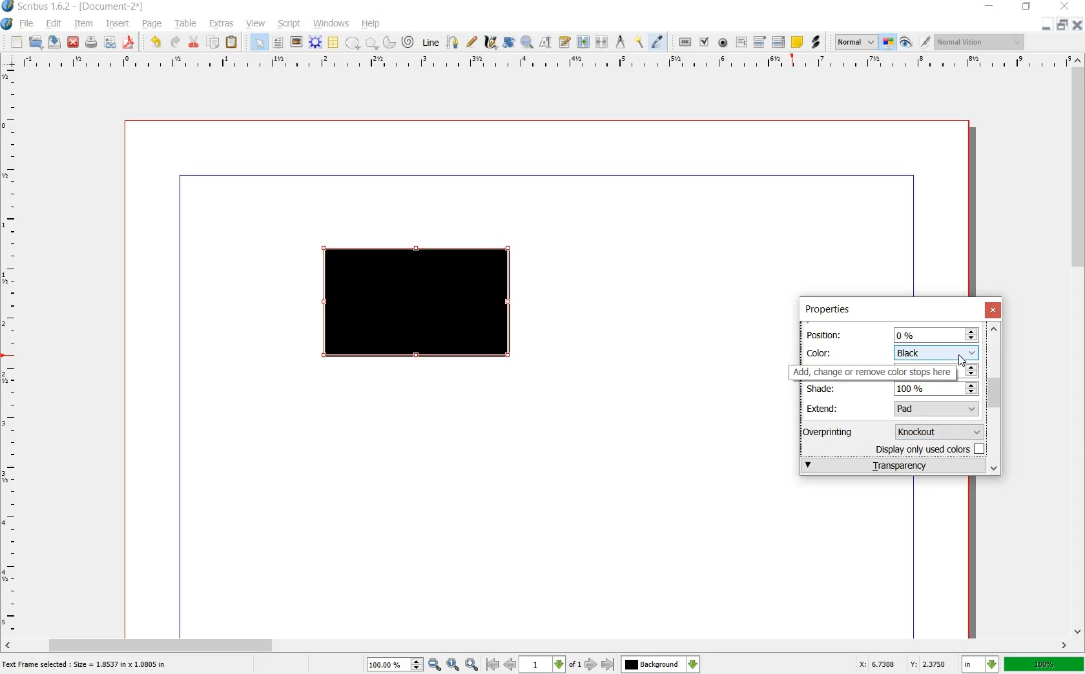  I want to click on close, so click(995, 311).